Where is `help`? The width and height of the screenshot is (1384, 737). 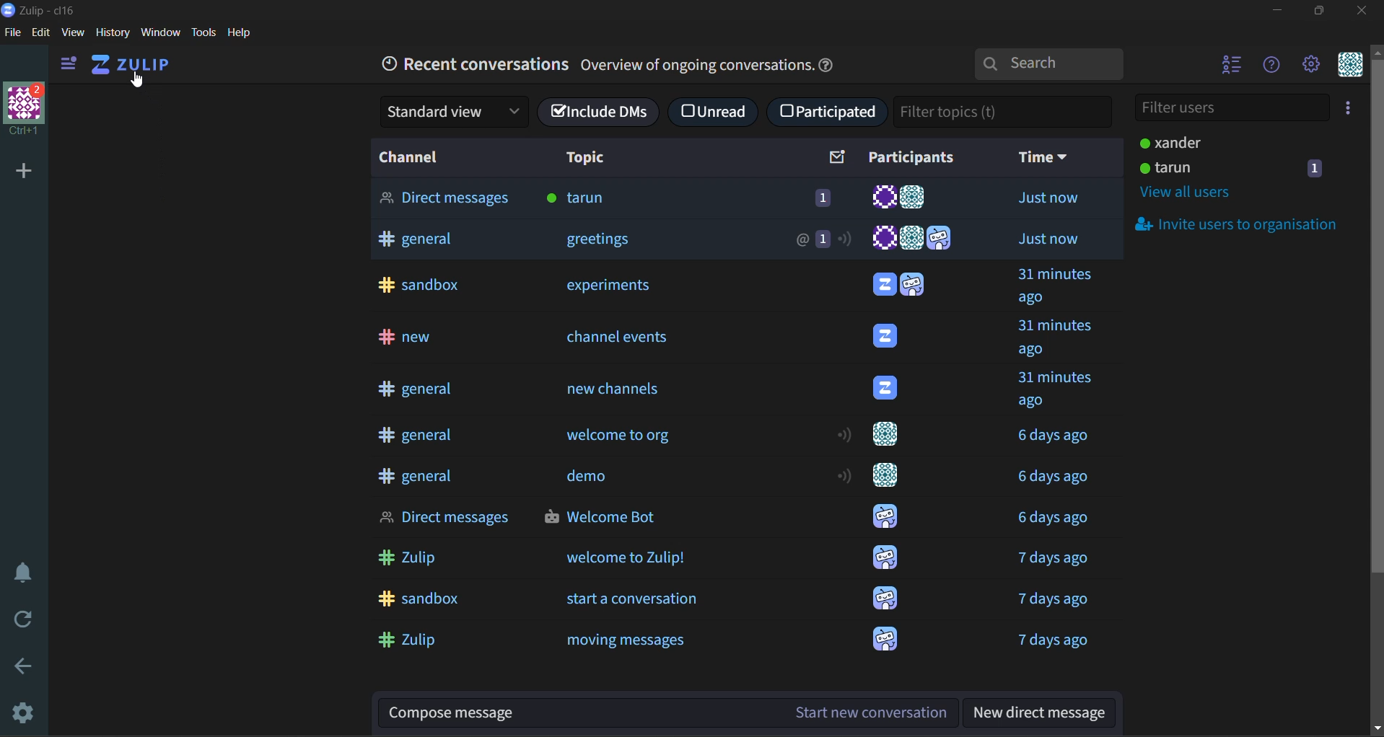 help is located at coordinates (236, 32).